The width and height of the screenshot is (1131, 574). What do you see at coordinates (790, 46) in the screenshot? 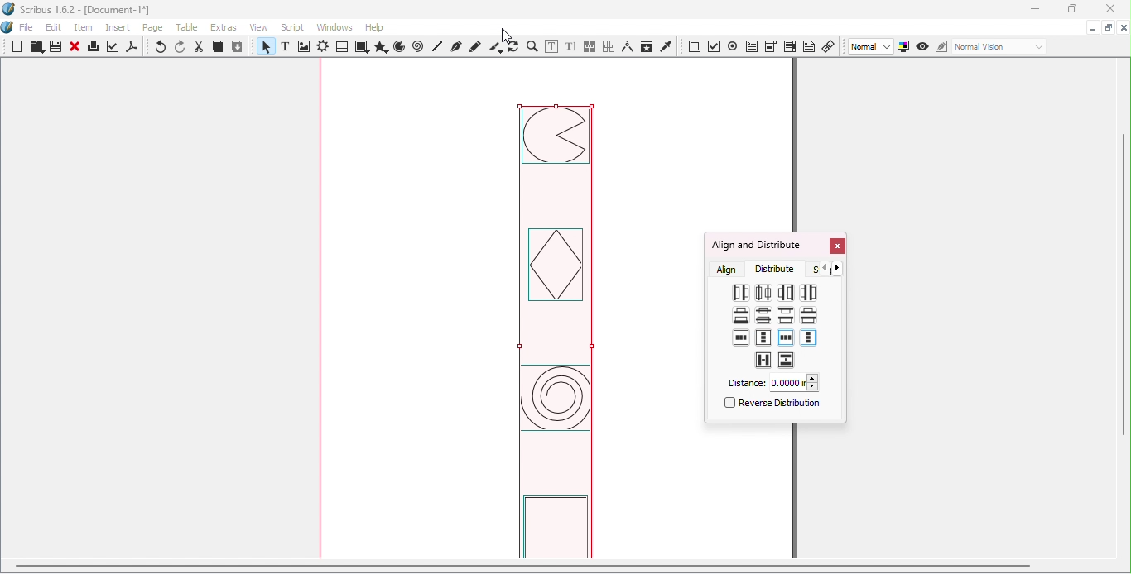
I see `PDF list box` at bounding box center [790, 46].